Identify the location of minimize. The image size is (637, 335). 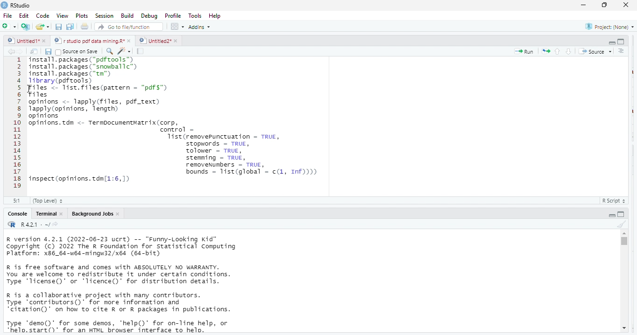
(583, 5).